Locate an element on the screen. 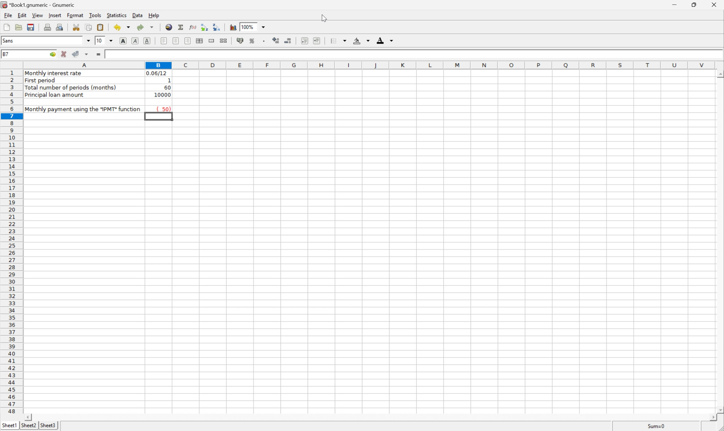 This screenshot has width=724, height=431. Background is located at coordinates (362, 41).